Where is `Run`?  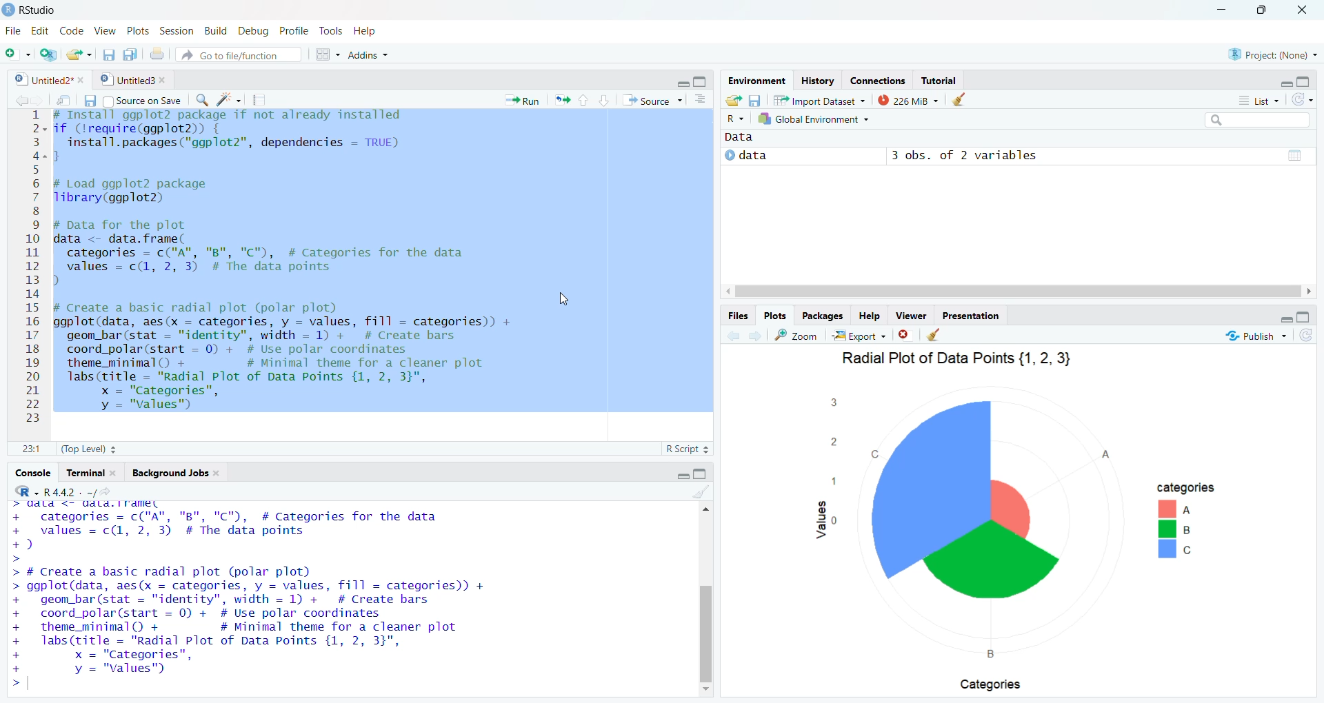
Run is located at coordinates (523, 101).